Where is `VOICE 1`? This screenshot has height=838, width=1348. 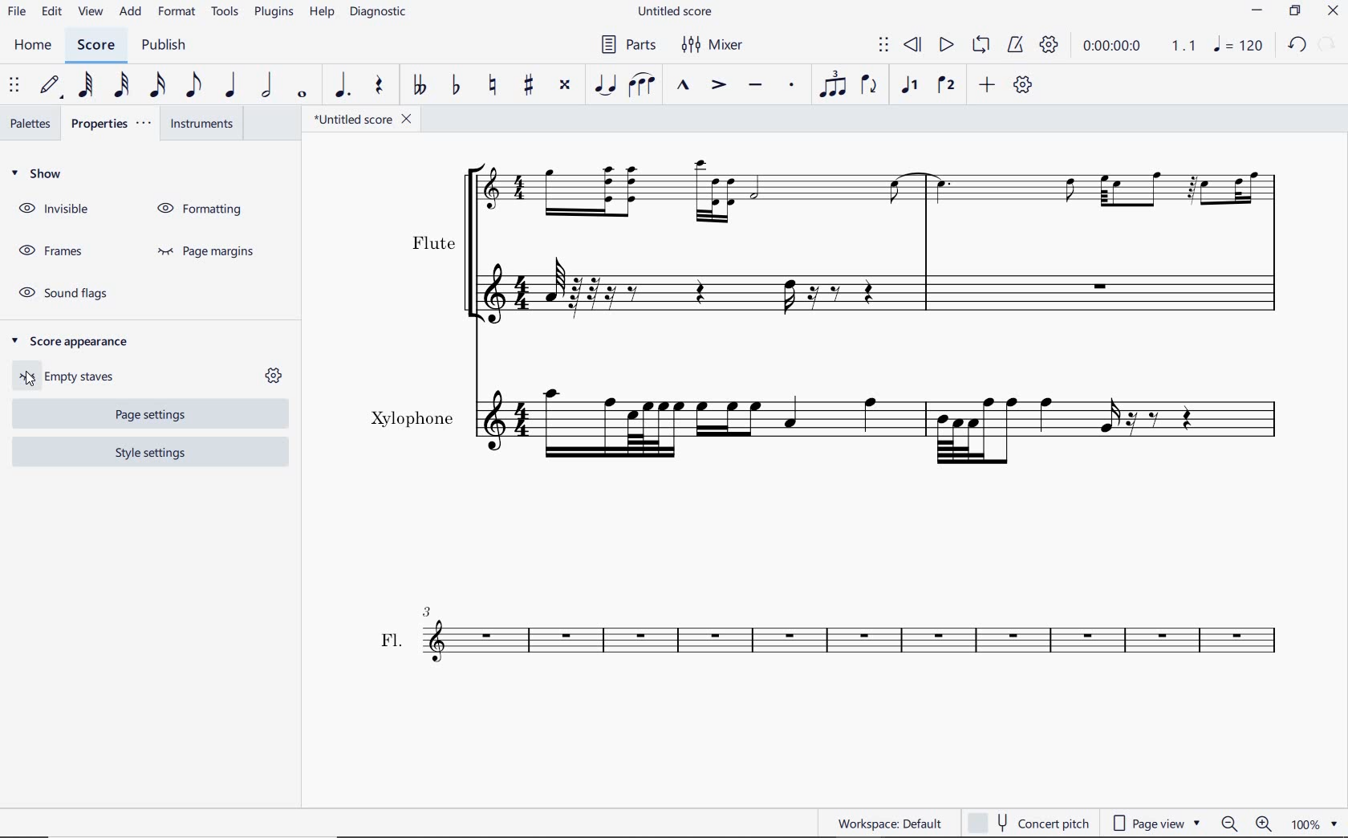 VOICE 1 is located at coordinates (910, 85).